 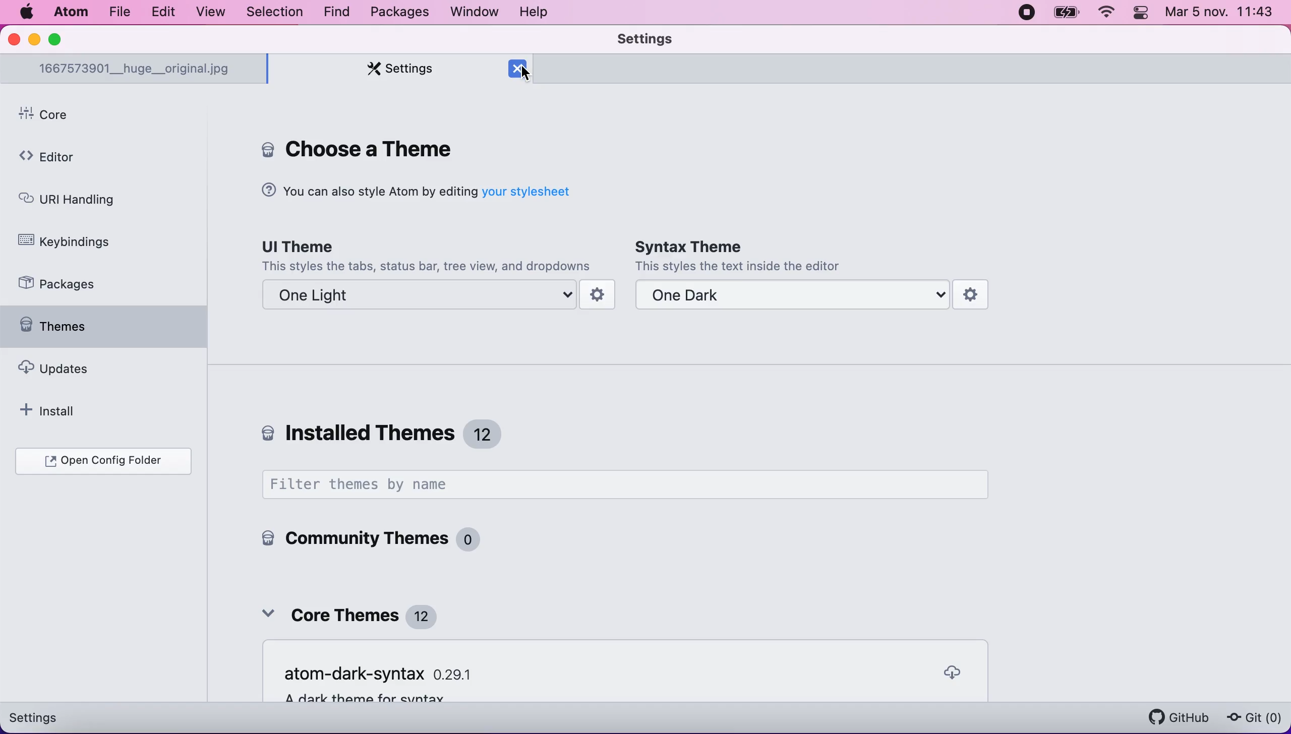 What do you see at coordinates (476, 14) in the screenshot?
I see `window` at bounding box center [476, 14].